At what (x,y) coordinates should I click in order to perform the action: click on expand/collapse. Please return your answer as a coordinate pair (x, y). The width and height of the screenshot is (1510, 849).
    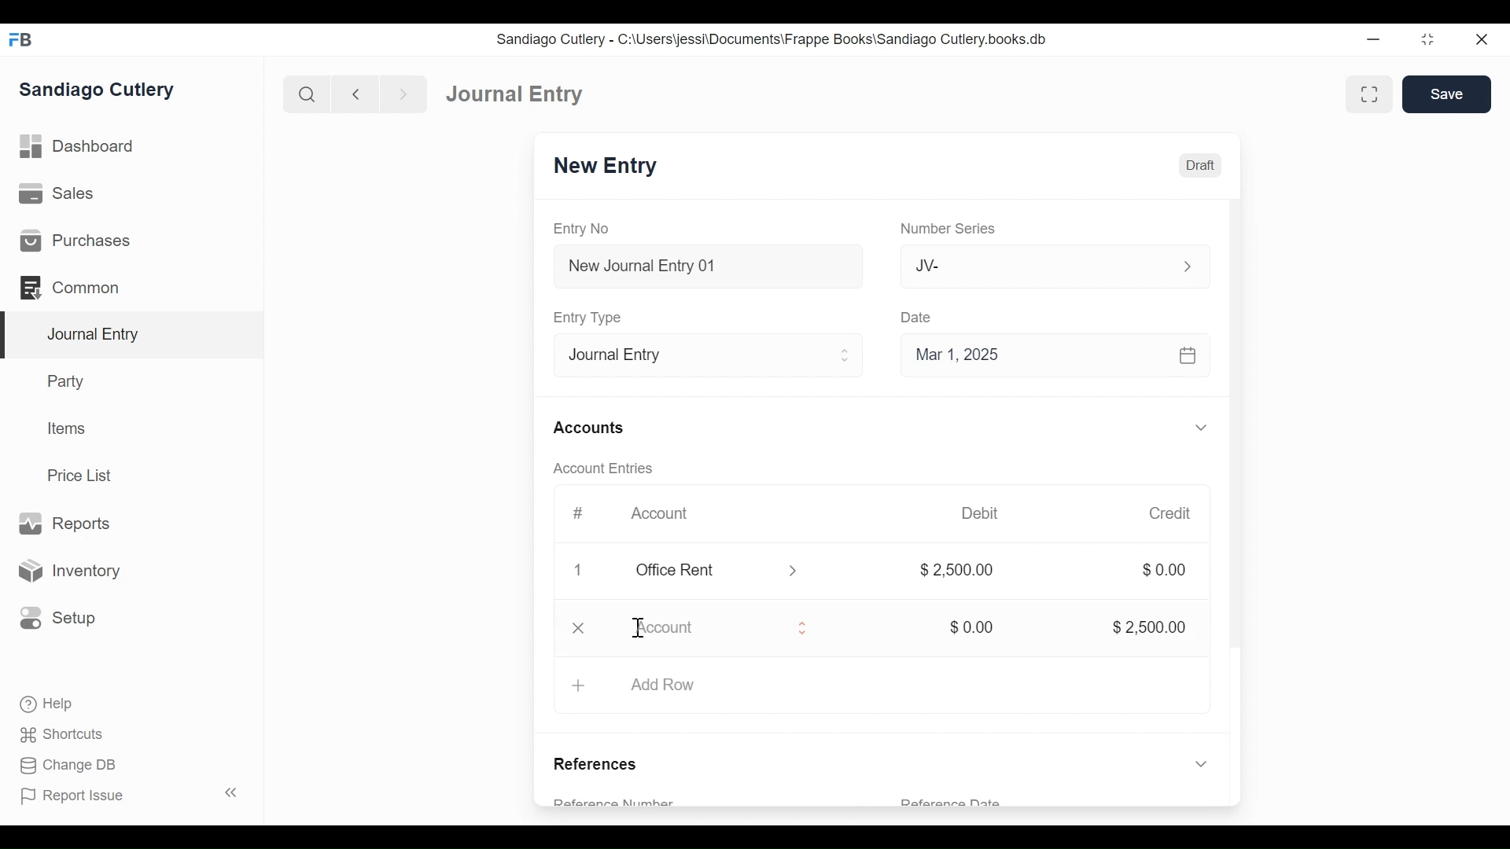
    Looking at the image, I should click on (1200, 427).